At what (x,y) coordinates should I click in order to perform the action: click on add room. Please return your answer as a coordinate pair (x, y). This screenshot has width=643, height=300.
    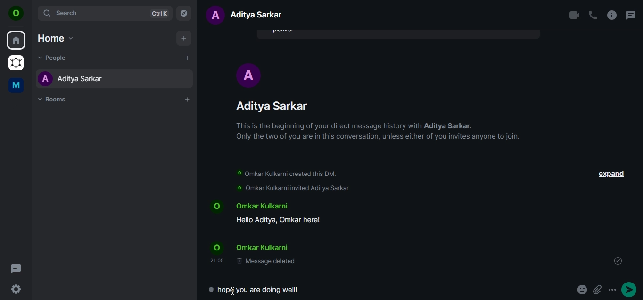
    Looking at the image, I should click on (187, 100).